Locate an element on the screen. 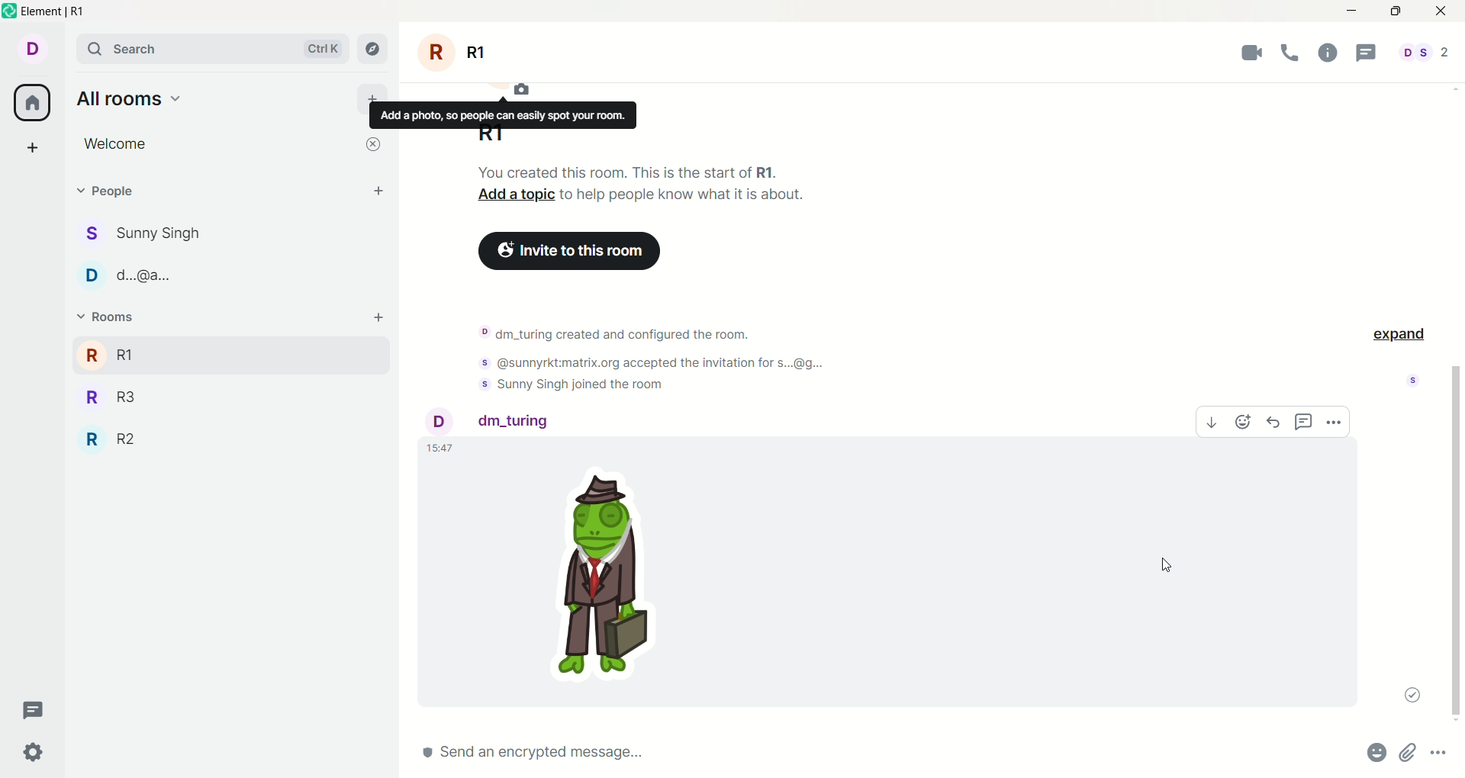 This screenshot has width=1465, height=778. maximize is located at coordinates (1395, 11).